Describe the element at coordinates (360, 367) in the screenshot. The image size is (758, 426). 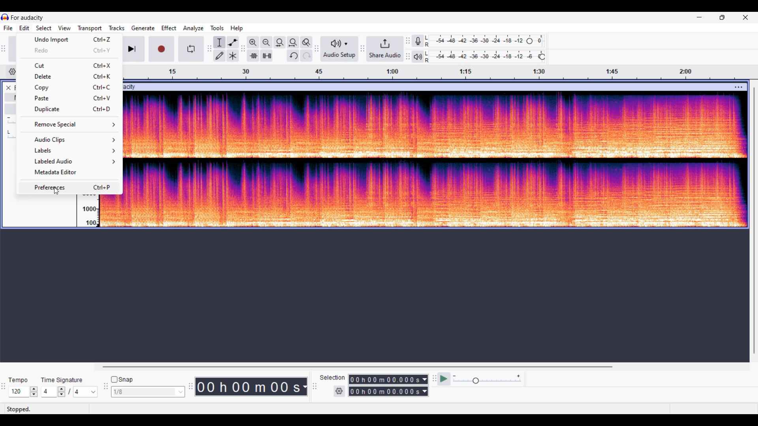
I see `Horizontal slide bar` at that location.